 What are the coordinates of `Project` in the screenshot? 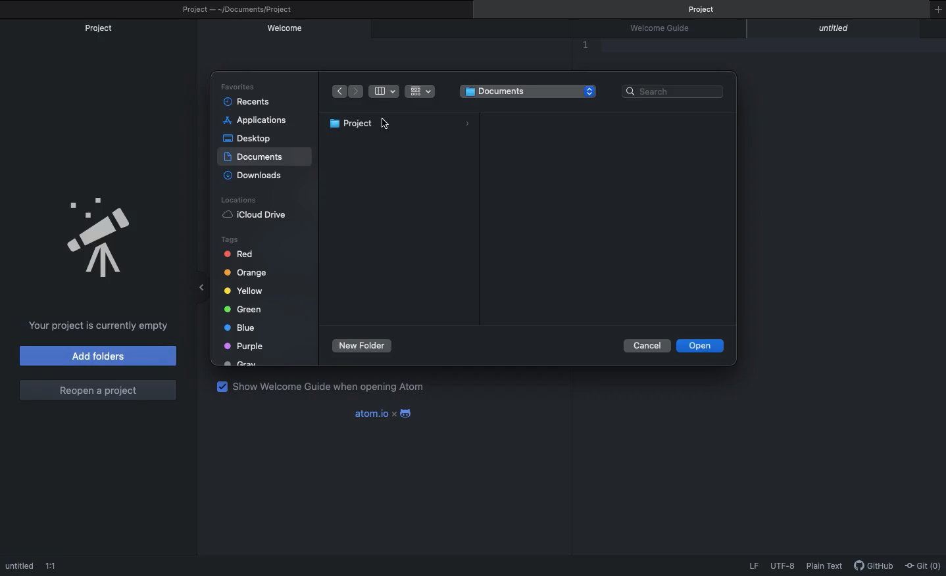 It's located at (101, 29).